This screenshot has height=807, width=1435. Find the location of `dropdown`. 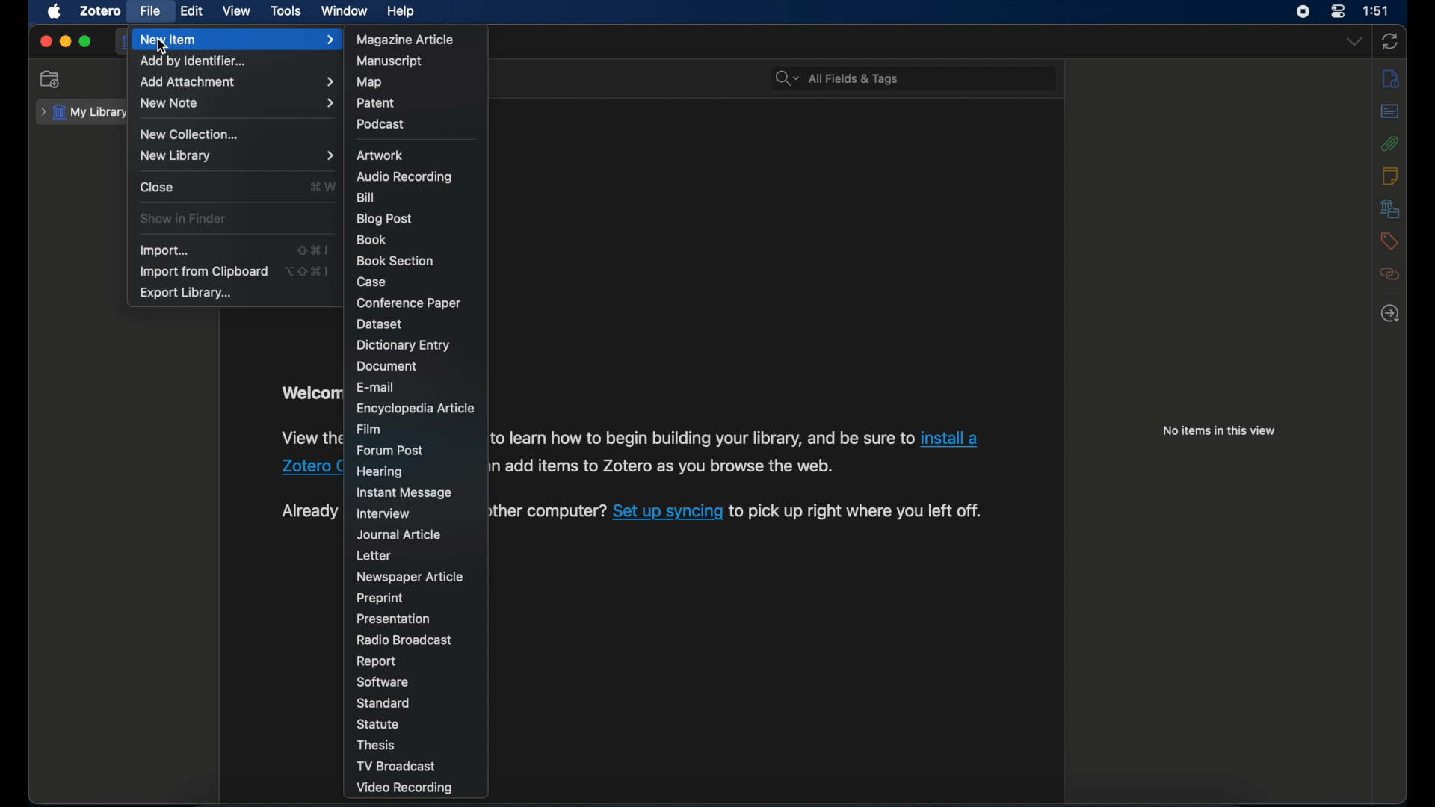

dropdown is located at coordinates (1354, 40).